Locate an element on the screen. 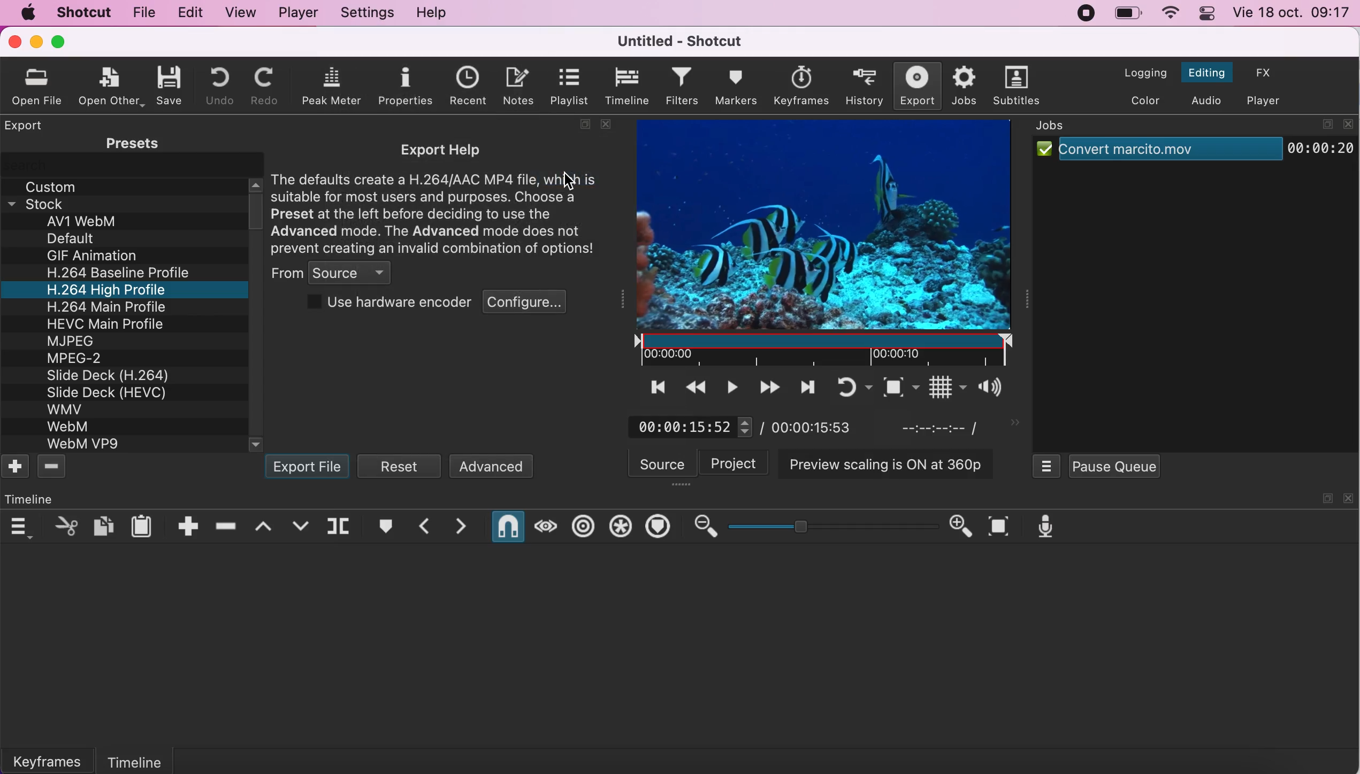  panel control is located at coordinates (1208, 13).